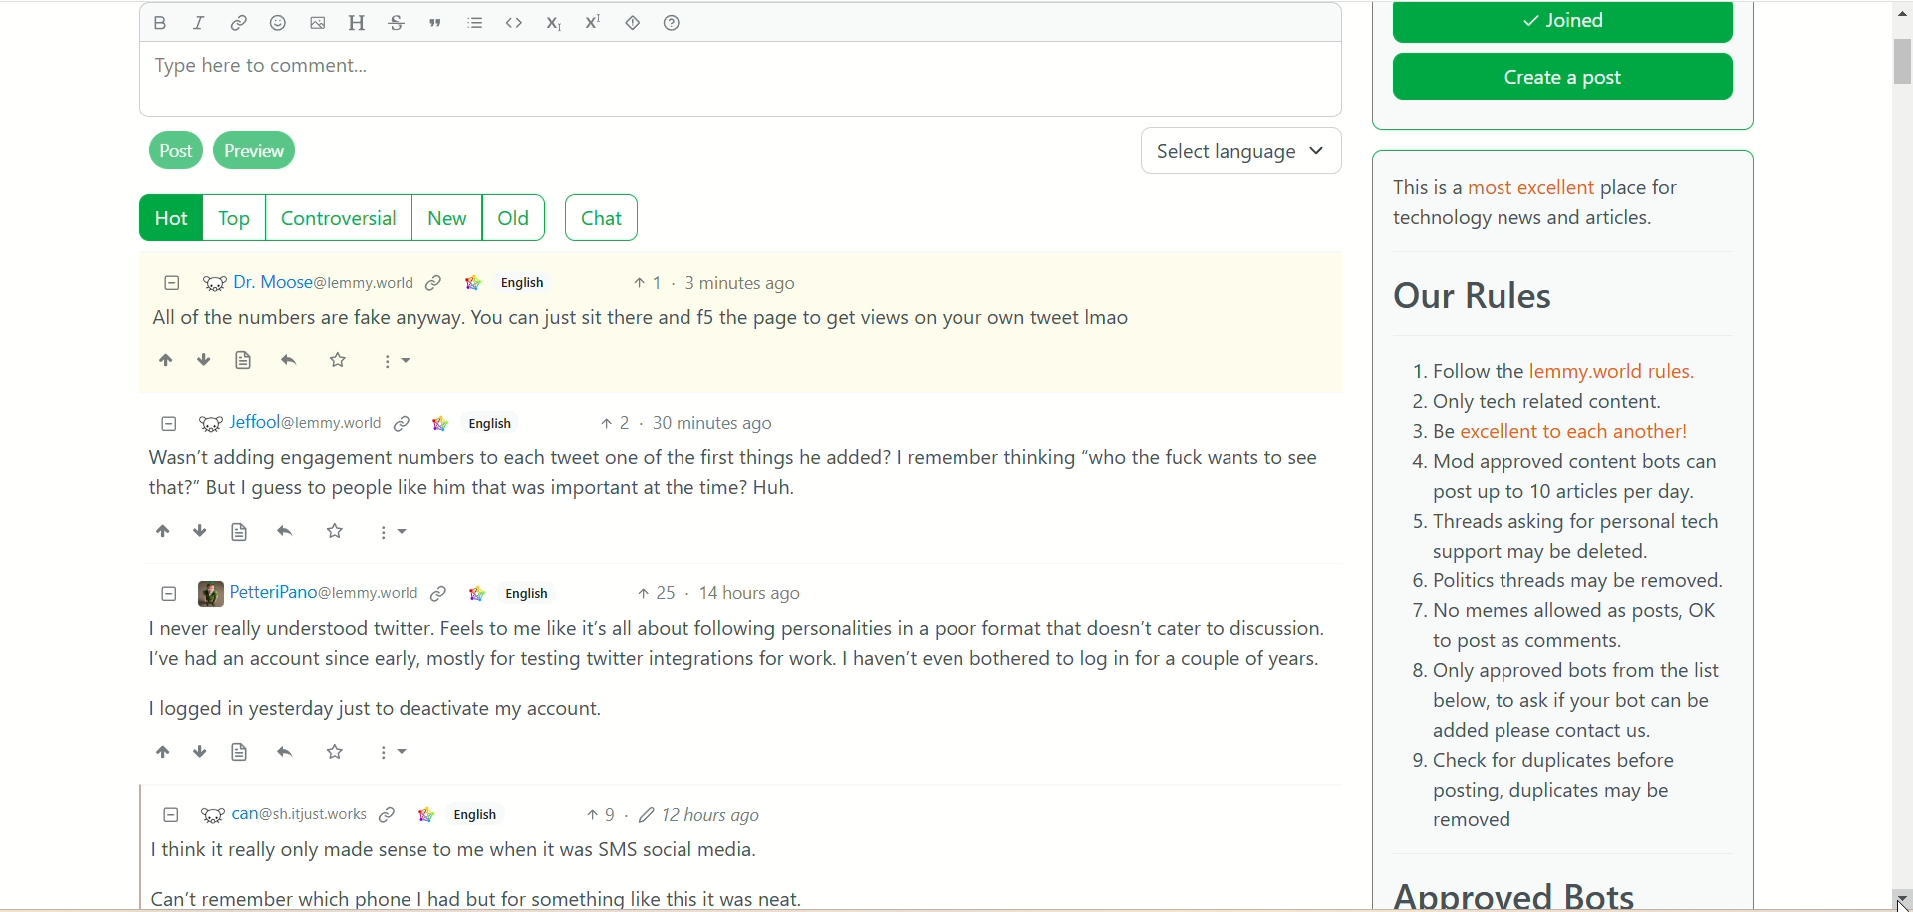 The width and height of the screenshot is (1913, 912). What do you see at coordinates (434, 23) in the screenshot?
I see `quote` at bounding box center [434, 23].